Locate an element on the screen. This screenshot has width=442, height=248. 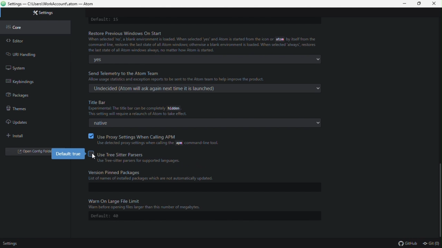
default 15 is located at coordinates (106, 20).